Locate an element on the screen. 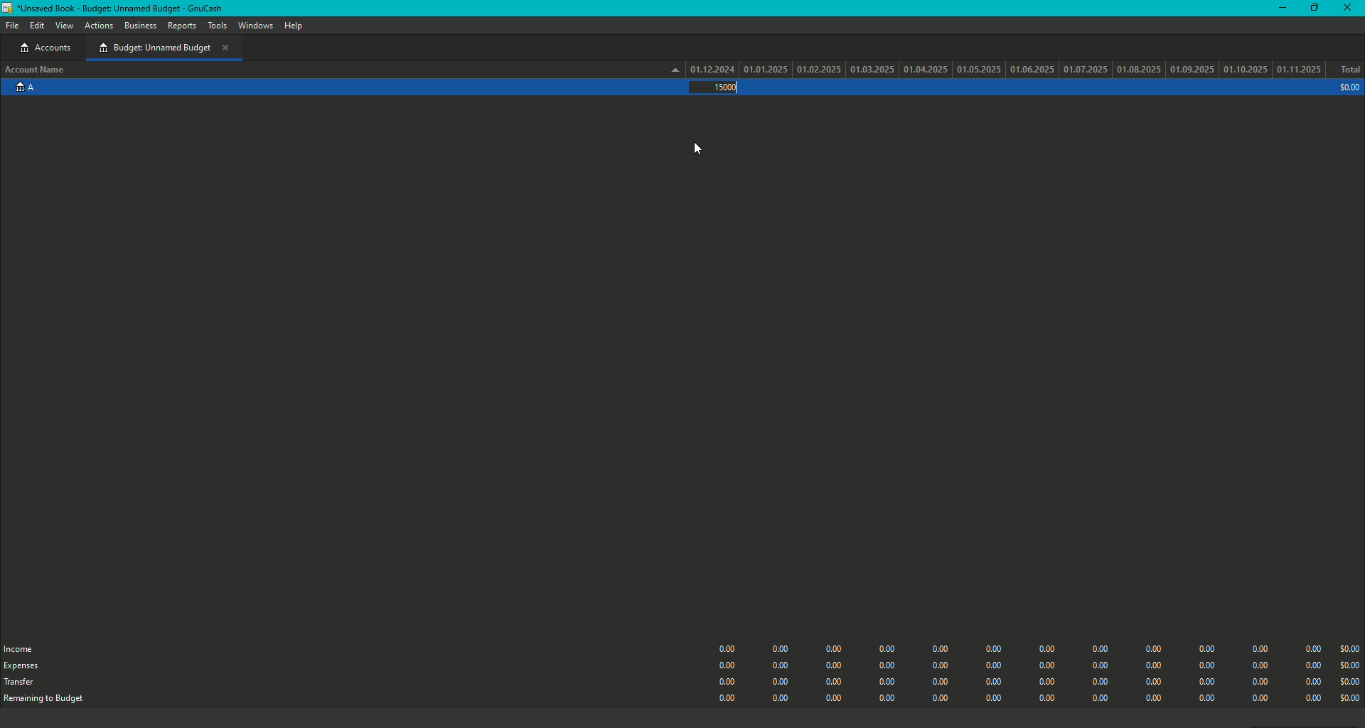 This screenshot has width=1365, height=728. Unnamed Budget is located at coordinates (164, 48).